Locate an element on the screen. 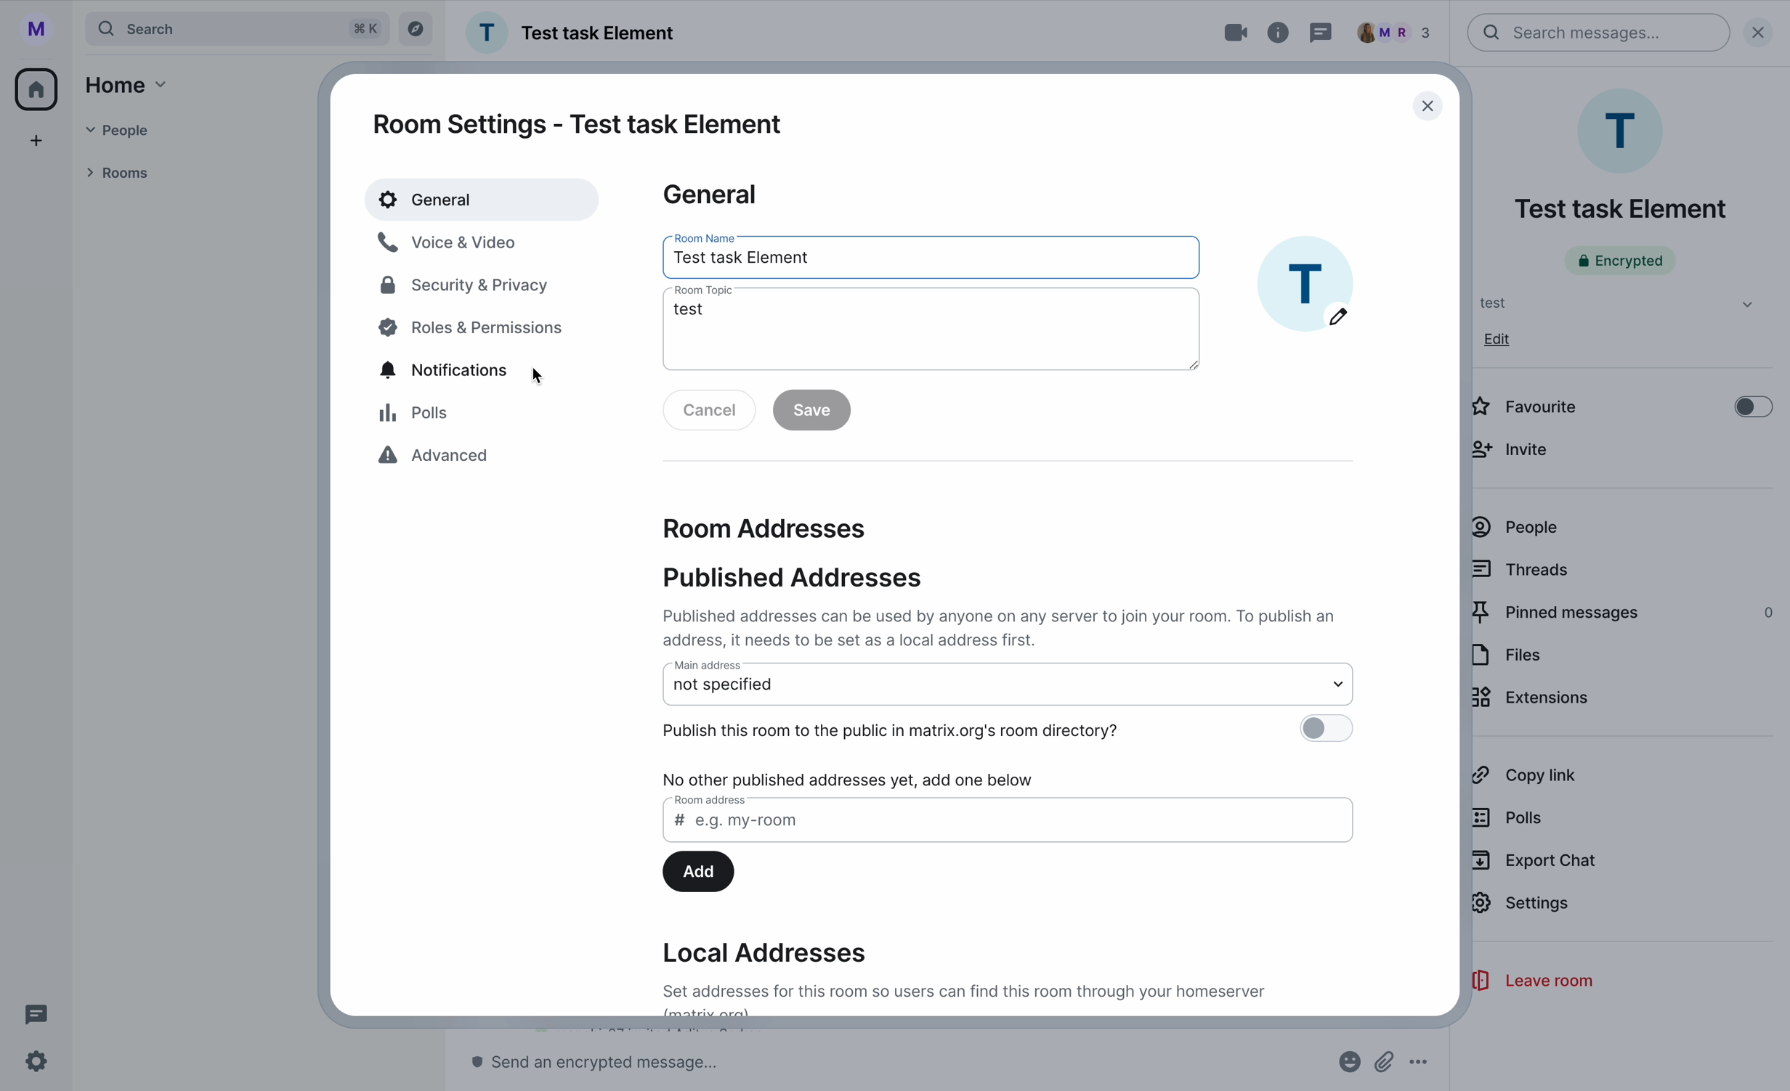 Image resolution: width=1790 pixels, height=1091 pixels. extensions is located at coordinates (1533, 700).